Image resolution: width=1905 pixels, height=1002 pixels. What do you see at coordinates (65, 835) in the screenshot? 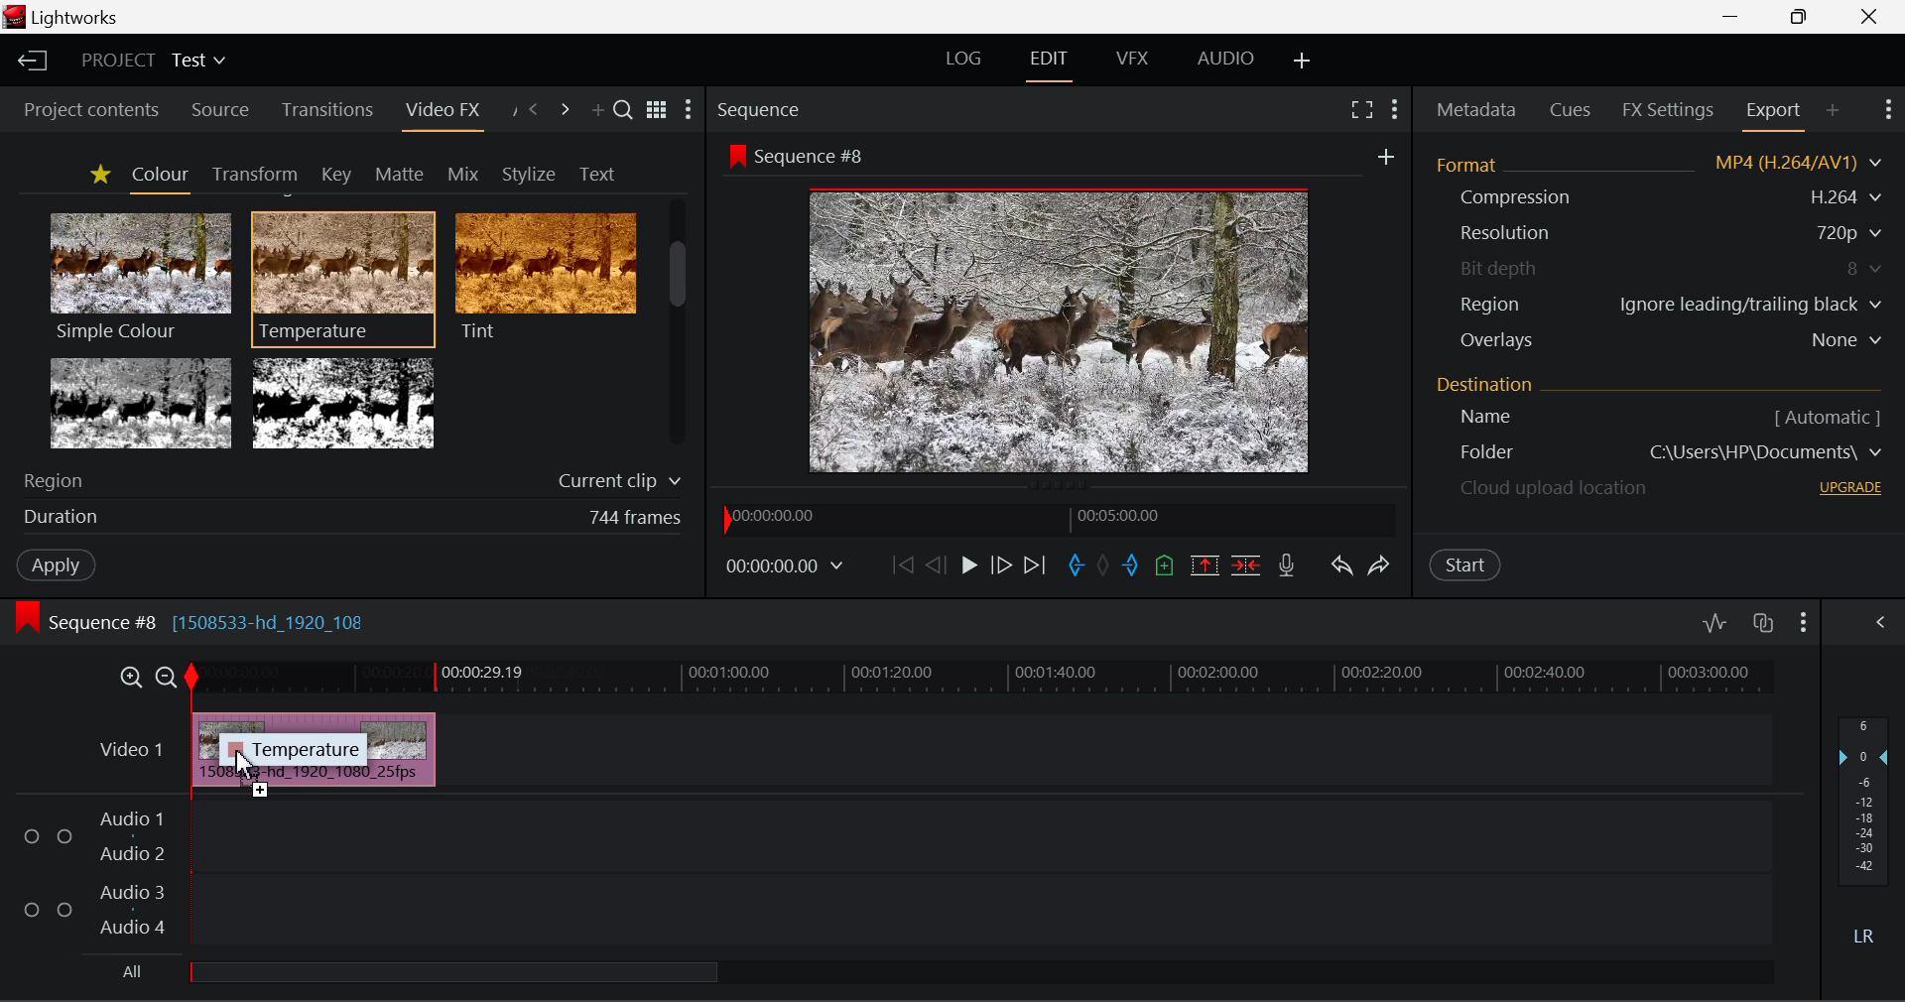
I see `Checkbox` at bounding box center [65, 835].